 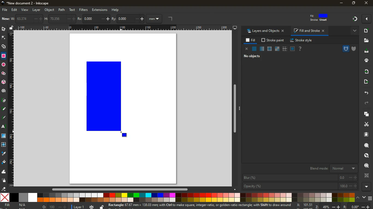 I want to click on filters, so click(x=84, y=10).